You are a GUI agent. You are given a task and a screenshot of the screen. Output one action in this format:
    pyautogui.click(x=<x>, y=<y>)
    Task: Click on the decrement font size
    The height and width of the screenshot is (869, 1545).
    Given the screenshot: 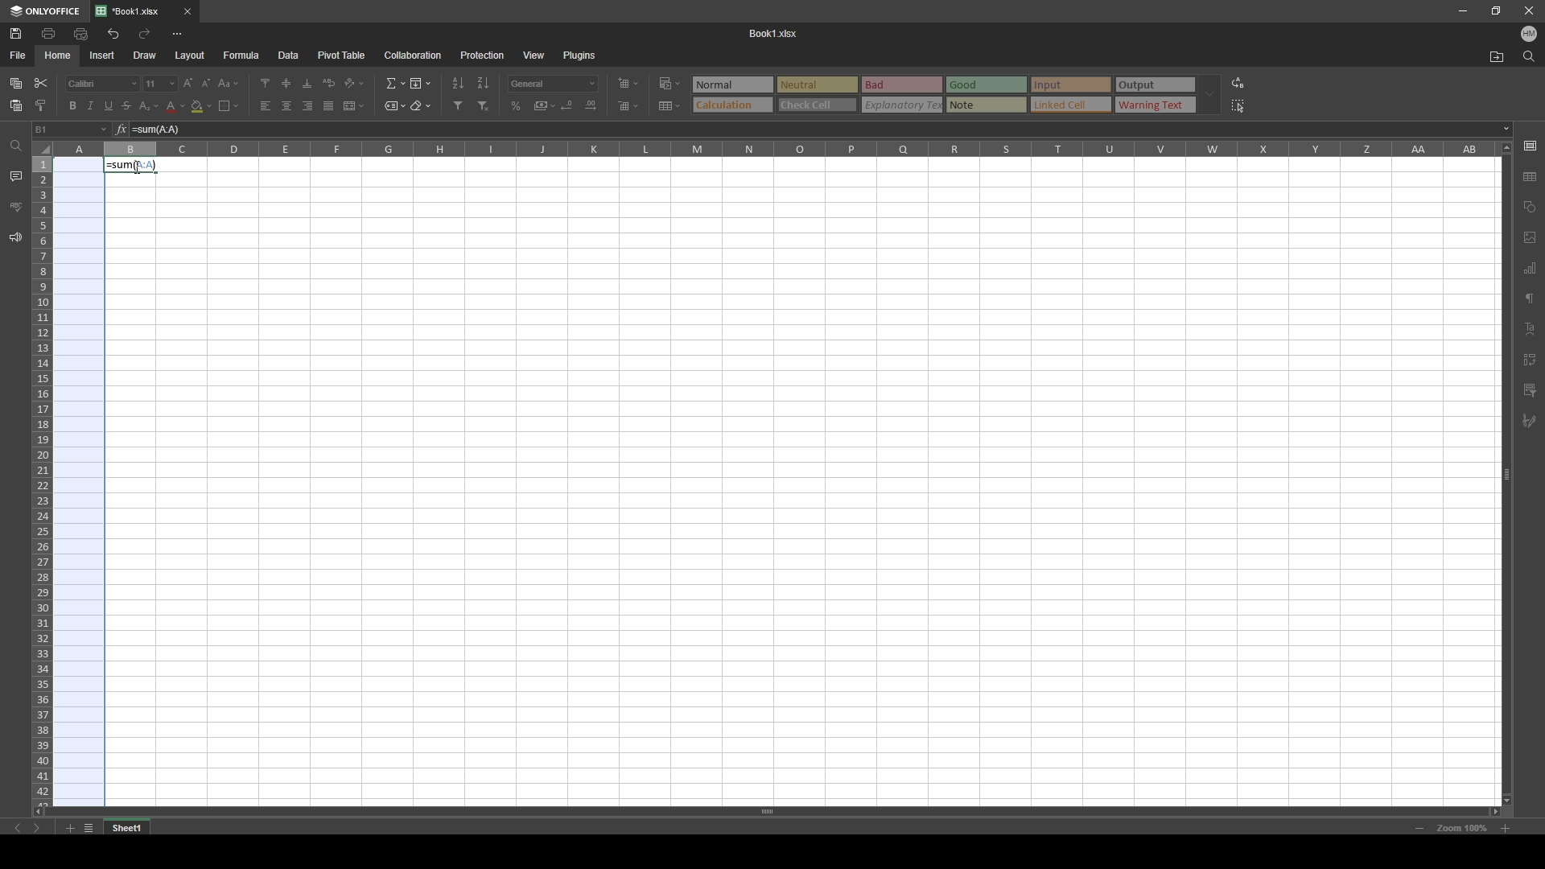 What is the action you would take?
    pyautogui.click(x=207, y=84)
    